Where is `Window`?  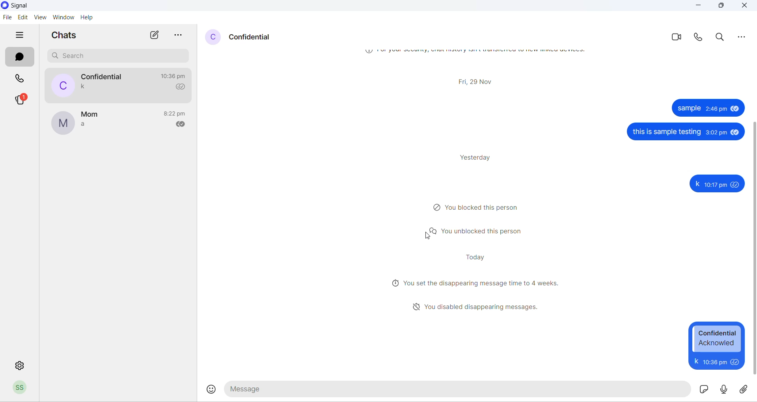 Window is located at coordinates (63, 17).